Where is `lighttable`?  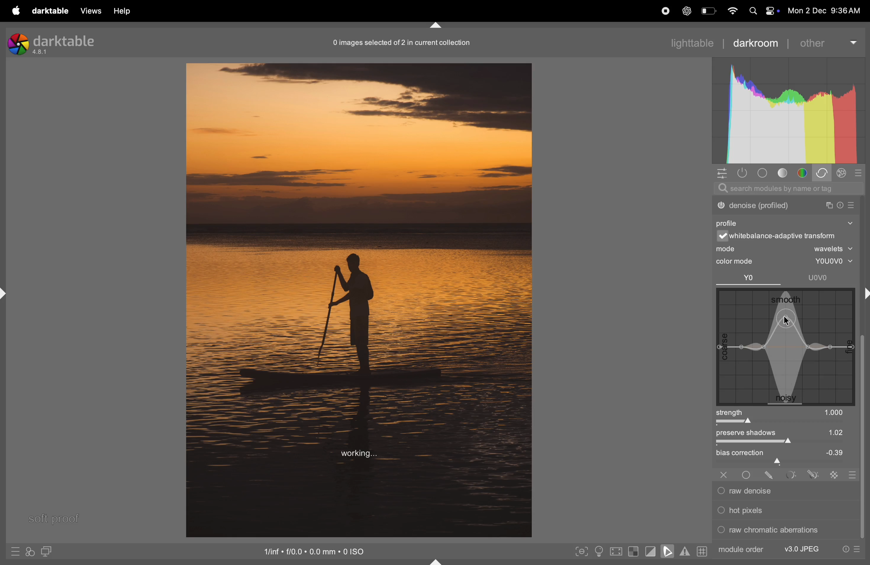
lighttable is located at coordinates (692, 43).